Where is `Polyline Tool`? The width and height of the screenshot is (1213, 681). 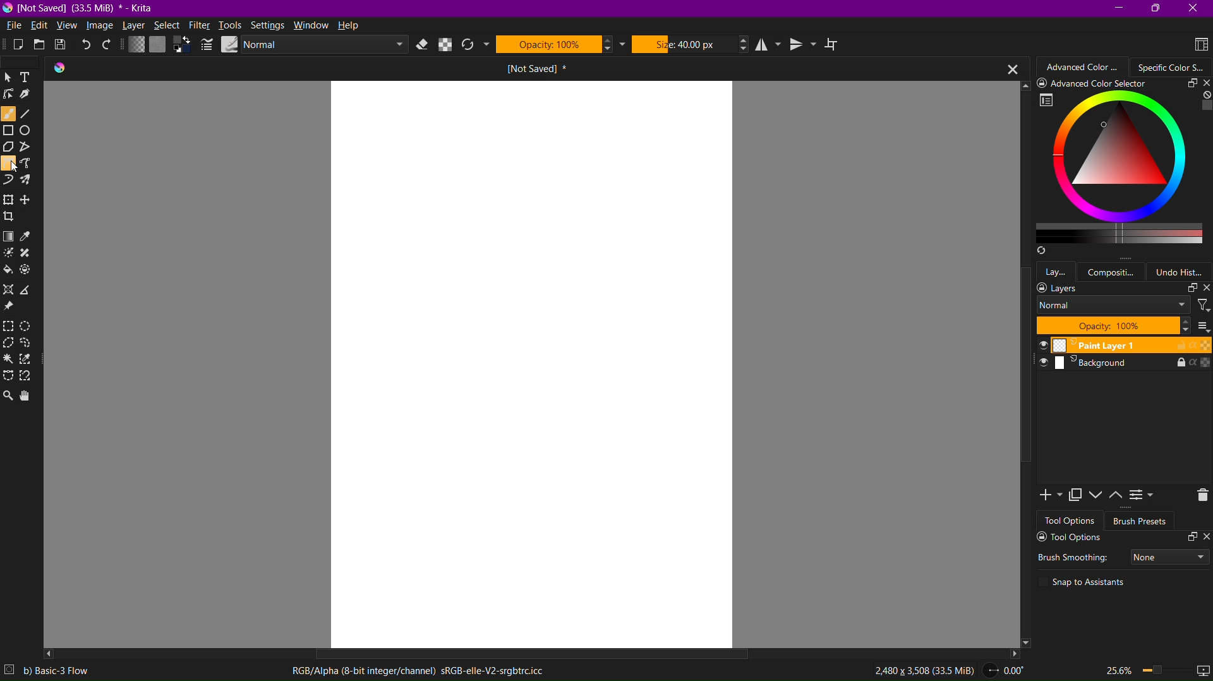 Polyline Tool is located at coordinates (31, 148).